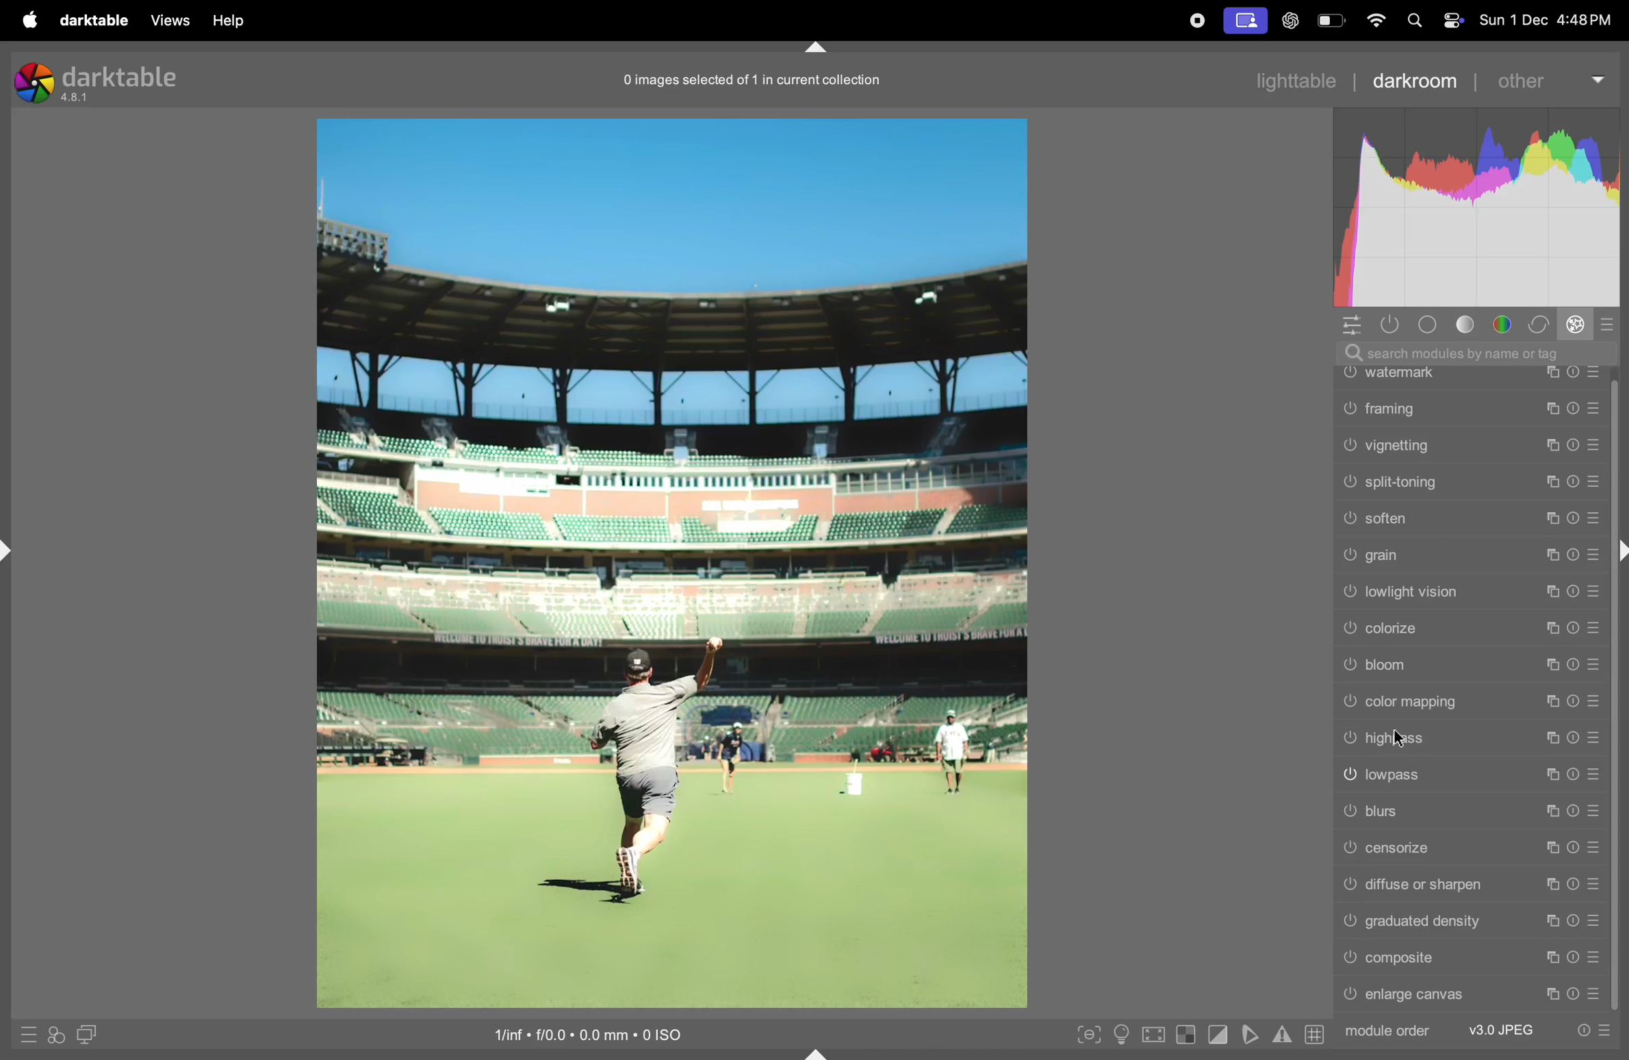 Image resolution: width=1629 pixels, height=1060 pixels. Describe the element at coordinates (1196, 22) in the screenshot. I see `record` at that location.